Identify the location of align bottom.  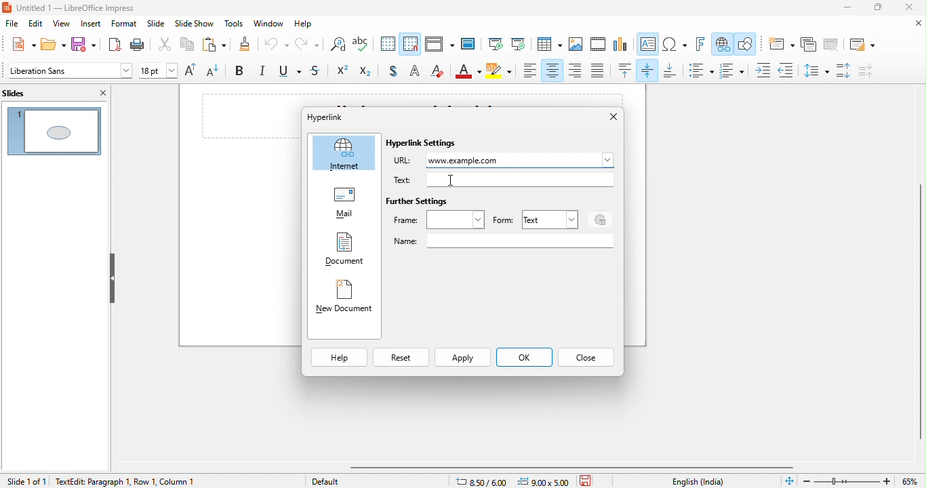
(670, 71).